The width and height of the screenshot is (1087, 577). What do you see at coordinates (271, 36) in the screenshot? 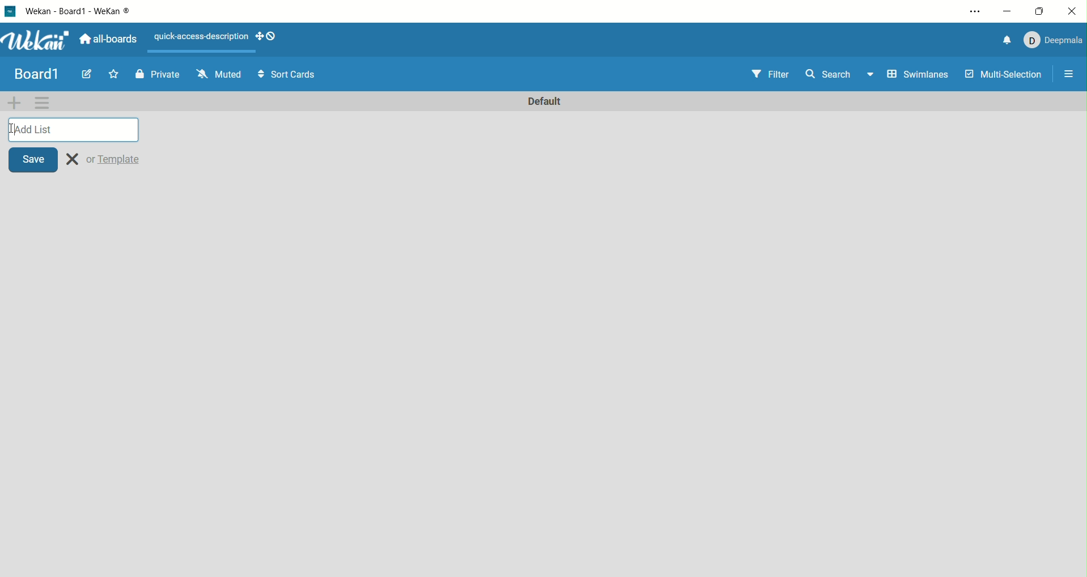
I see `show-desktop-drag- handles` at bounding box center [271, 36].